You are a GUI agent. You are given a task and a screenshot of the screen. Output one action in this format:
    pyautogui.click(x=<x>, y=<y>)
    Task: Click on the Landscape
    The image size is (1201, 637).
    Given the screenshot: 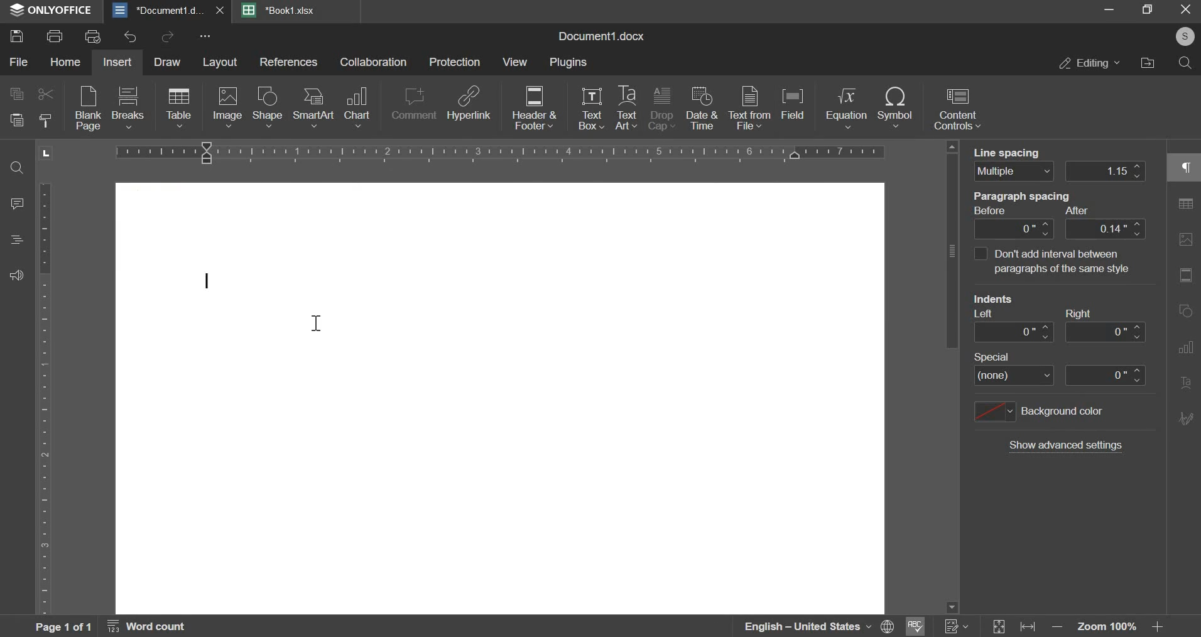 What is the action you would take?
    pyautogui.click(x=48, y=153)
    